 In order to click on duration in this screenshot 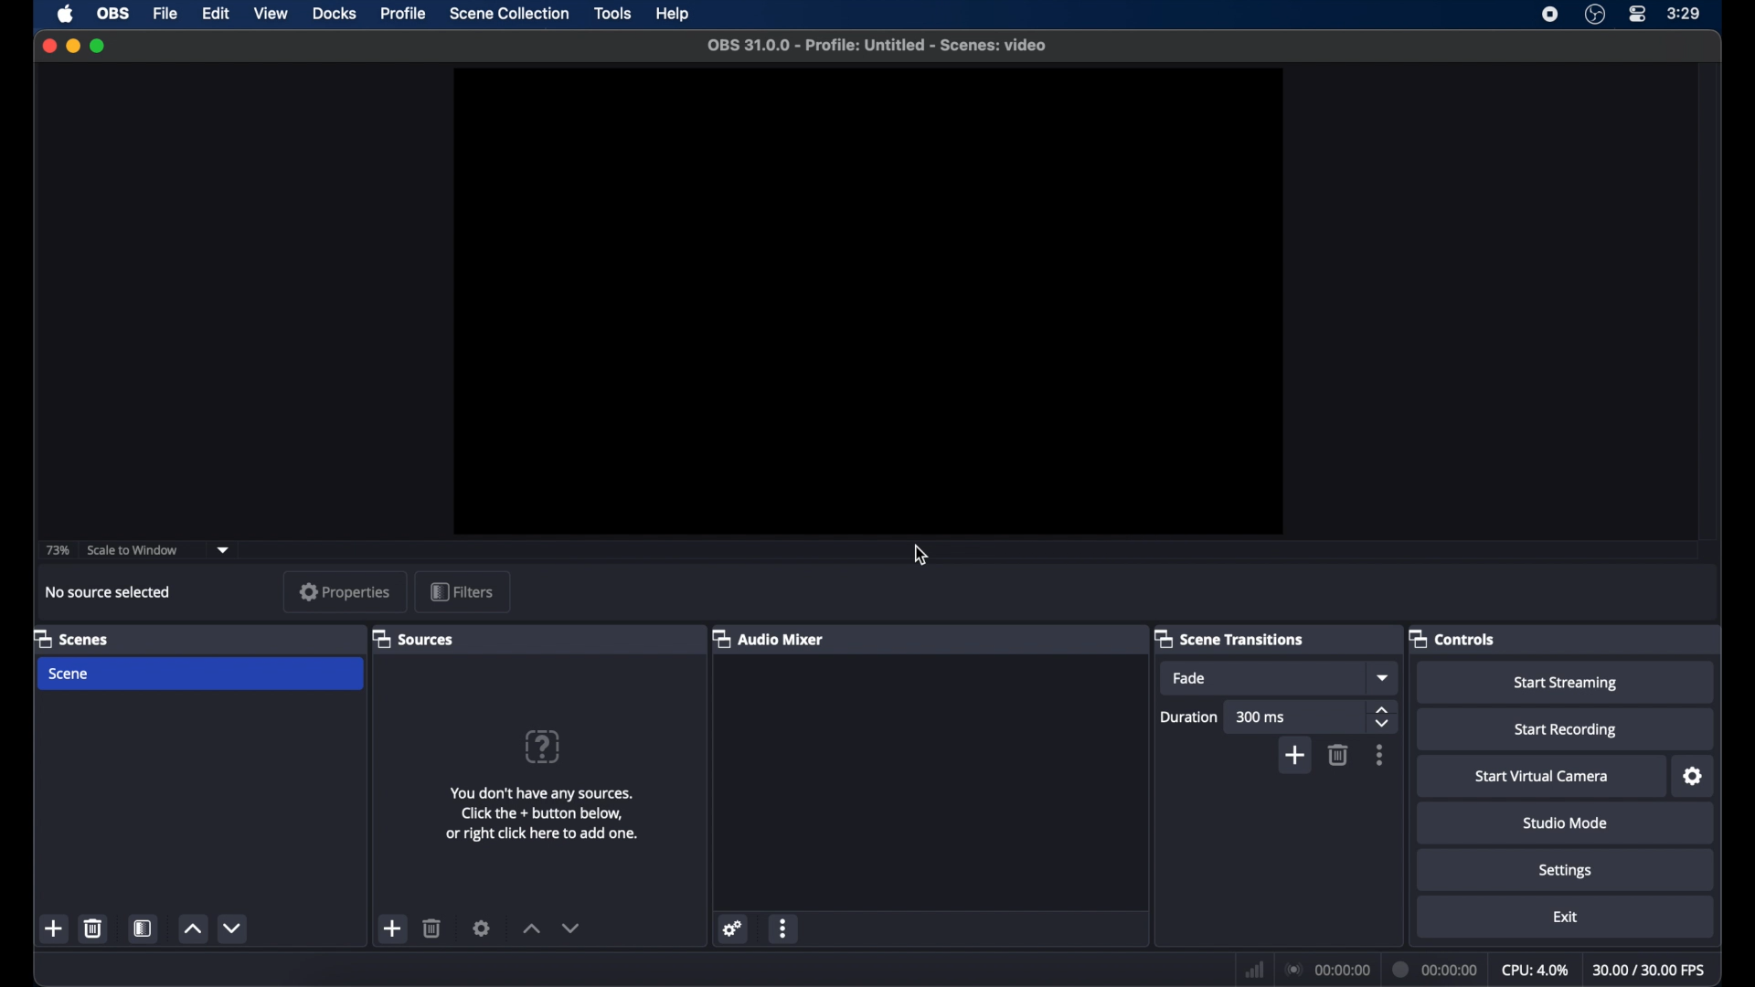, I will do `click(1189, 716)`.